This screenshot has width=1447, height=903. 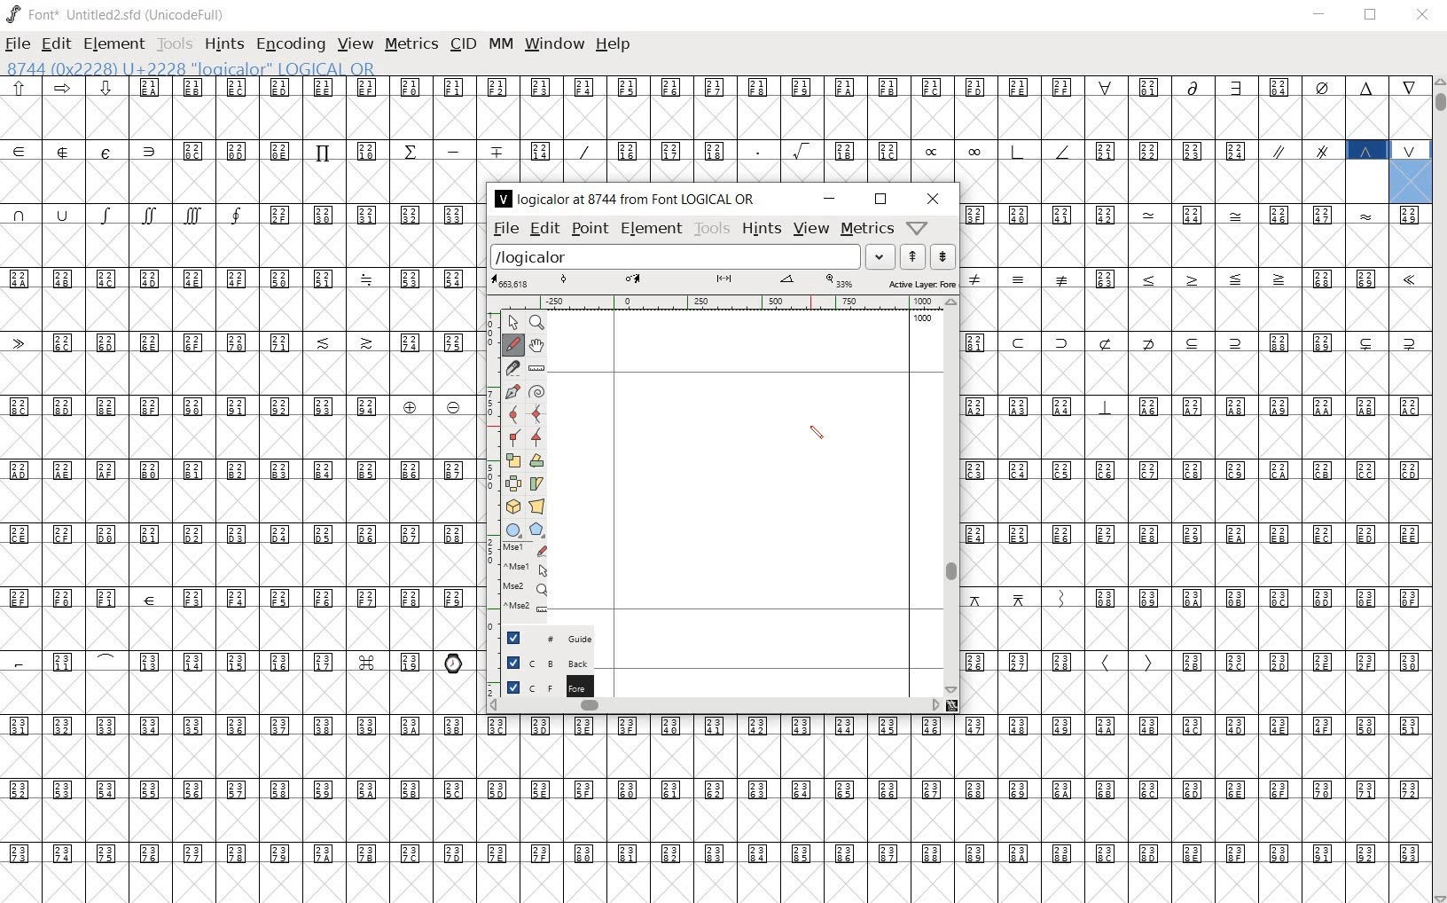 I want to click on encoding, so click(x=292, y=45).